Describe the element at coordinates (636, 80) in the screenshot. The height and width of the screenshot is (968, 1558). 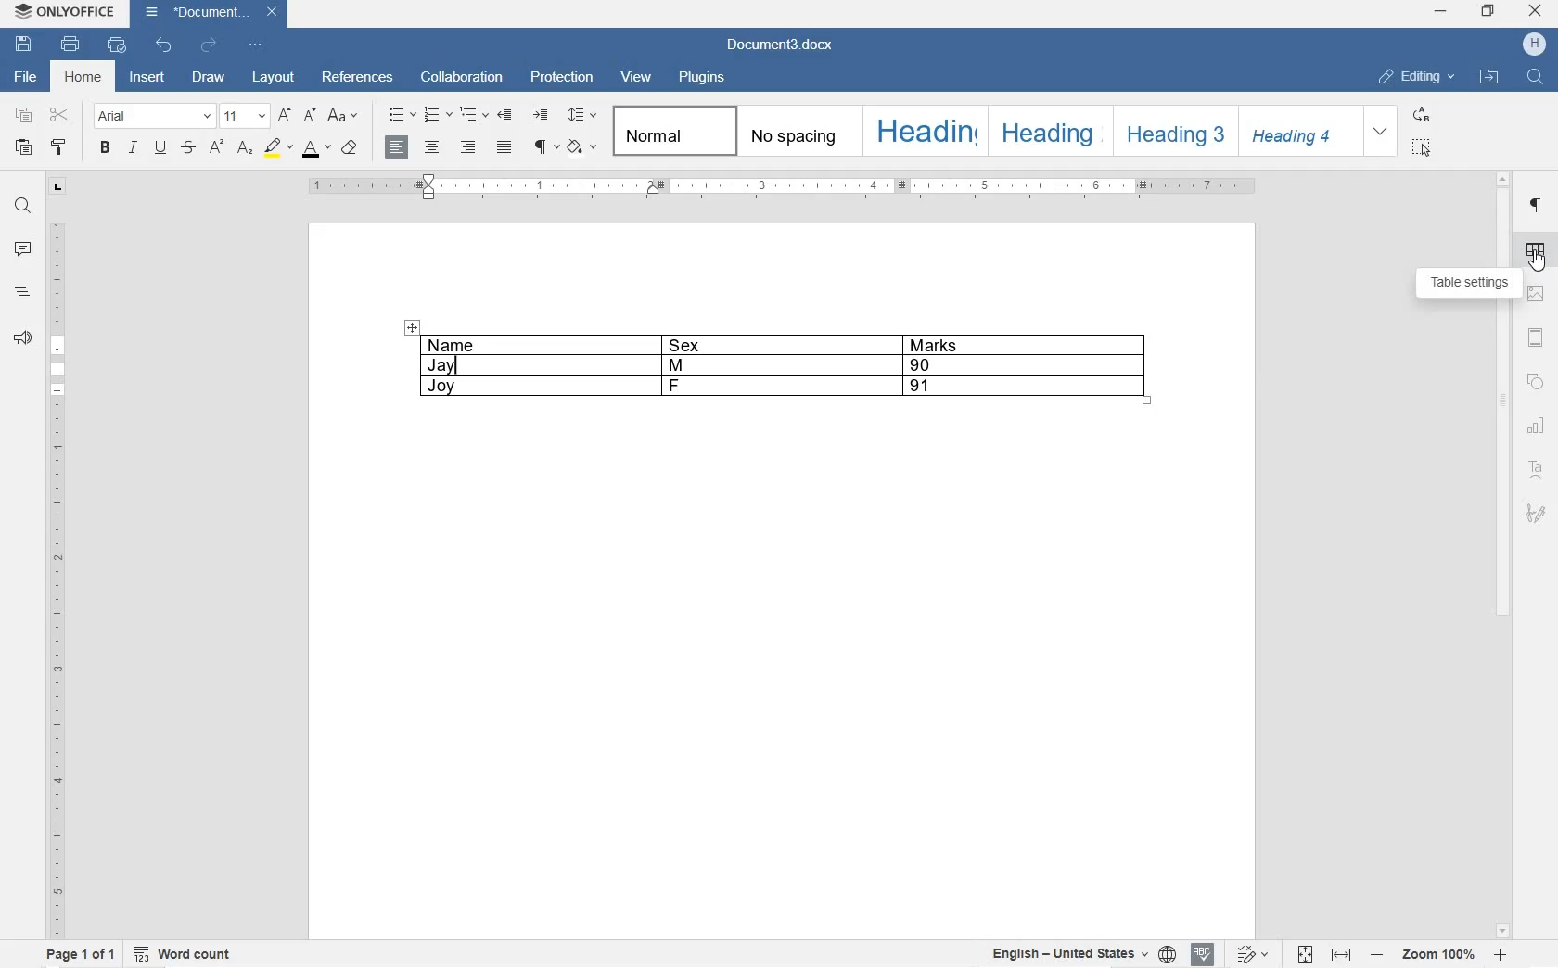
I see `VIEW` at that location.